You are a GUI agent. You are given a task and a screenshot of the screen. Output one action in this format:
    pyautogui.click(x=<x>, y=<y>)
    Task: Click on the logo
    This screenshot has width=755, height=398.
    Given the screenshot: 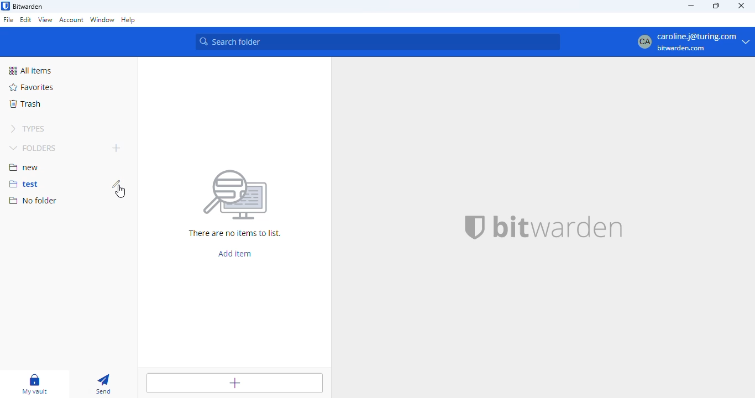 What is the action you would take?
    pyautogui.click(x=6, y=6)
    